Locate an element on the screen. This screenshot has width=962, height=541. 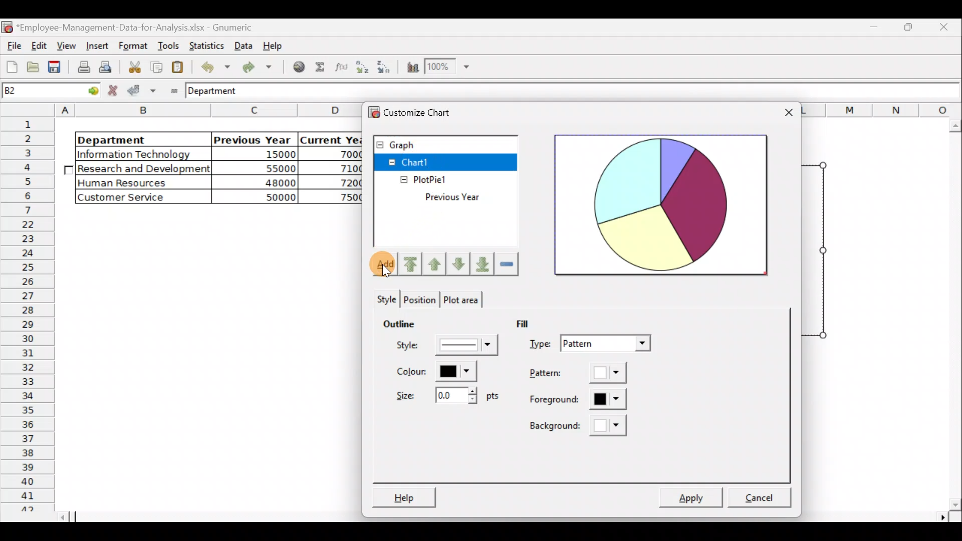
Format is located at coordinates (131, 46).